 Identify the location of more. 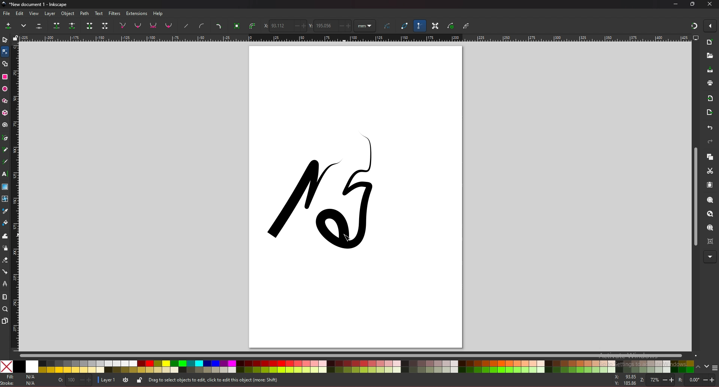
(710, 257).